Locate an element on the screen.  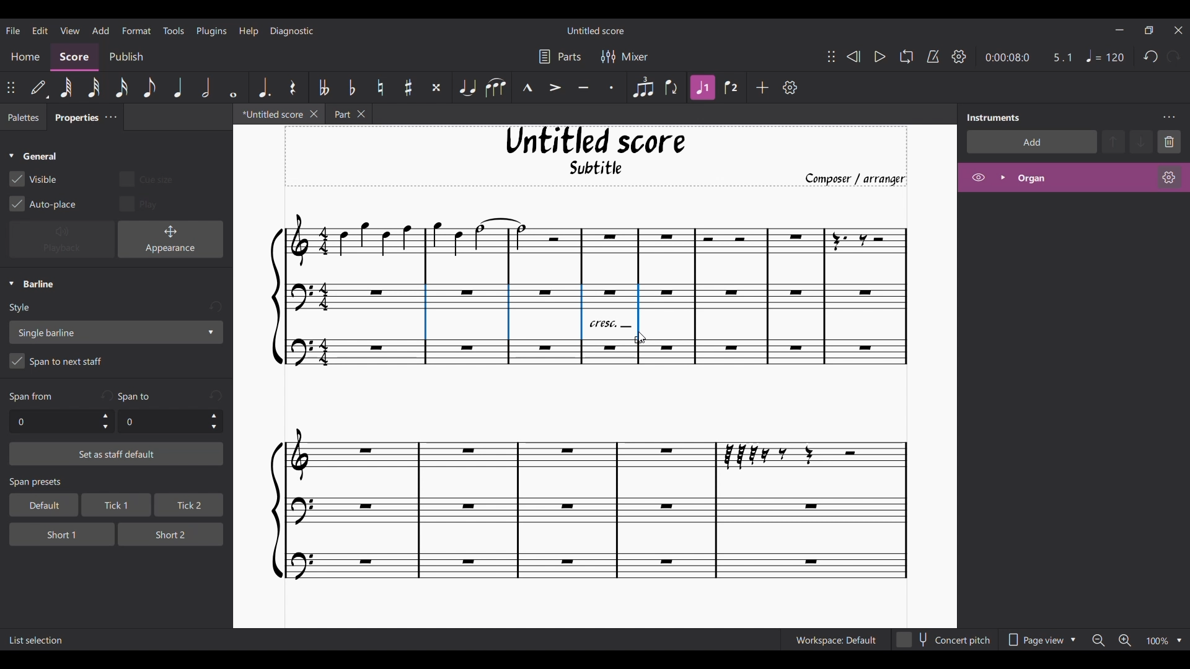
Toggle double sharp is located at coordinates (436, 88).